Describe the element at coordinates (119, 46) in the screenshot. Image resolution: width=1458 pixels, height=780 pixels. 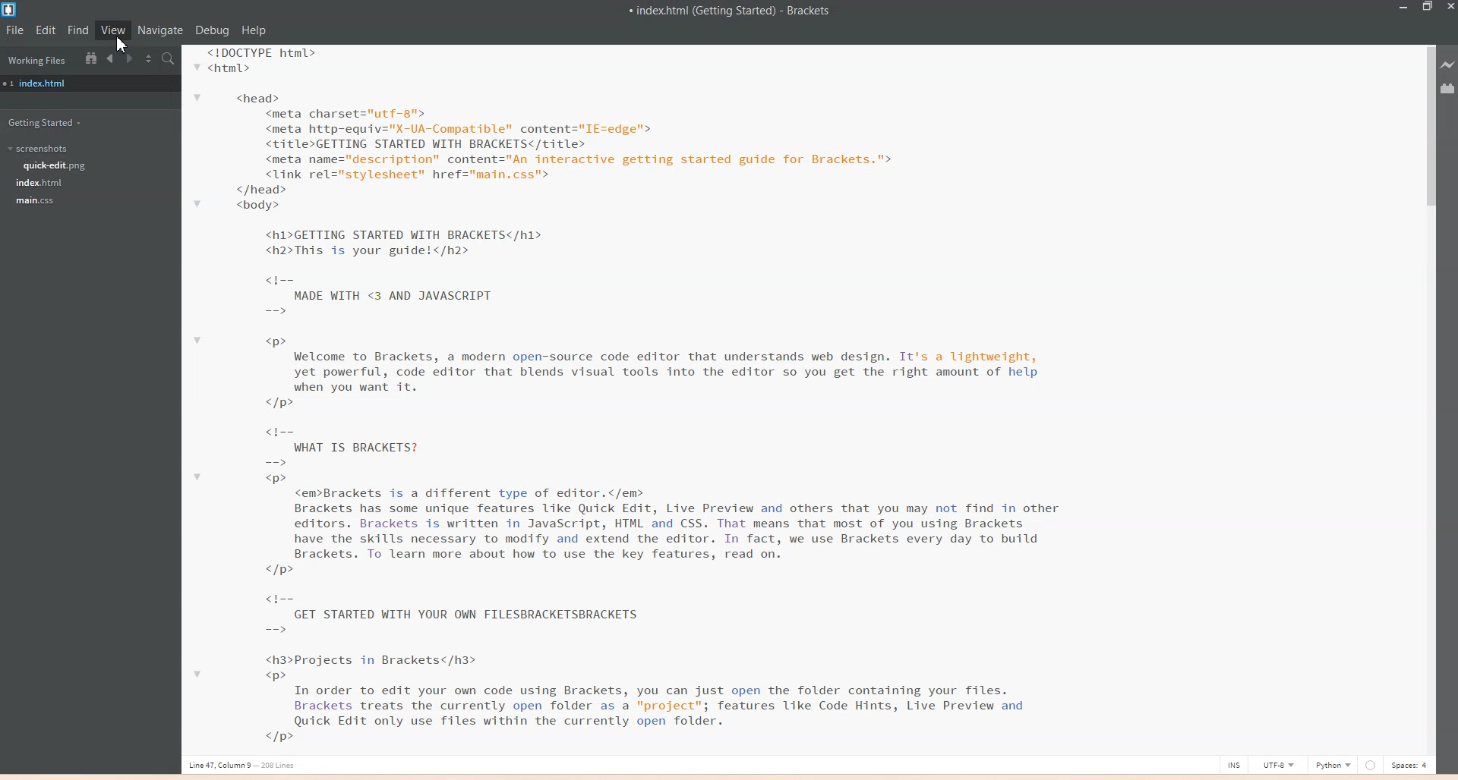
I see `cursor` at that location.